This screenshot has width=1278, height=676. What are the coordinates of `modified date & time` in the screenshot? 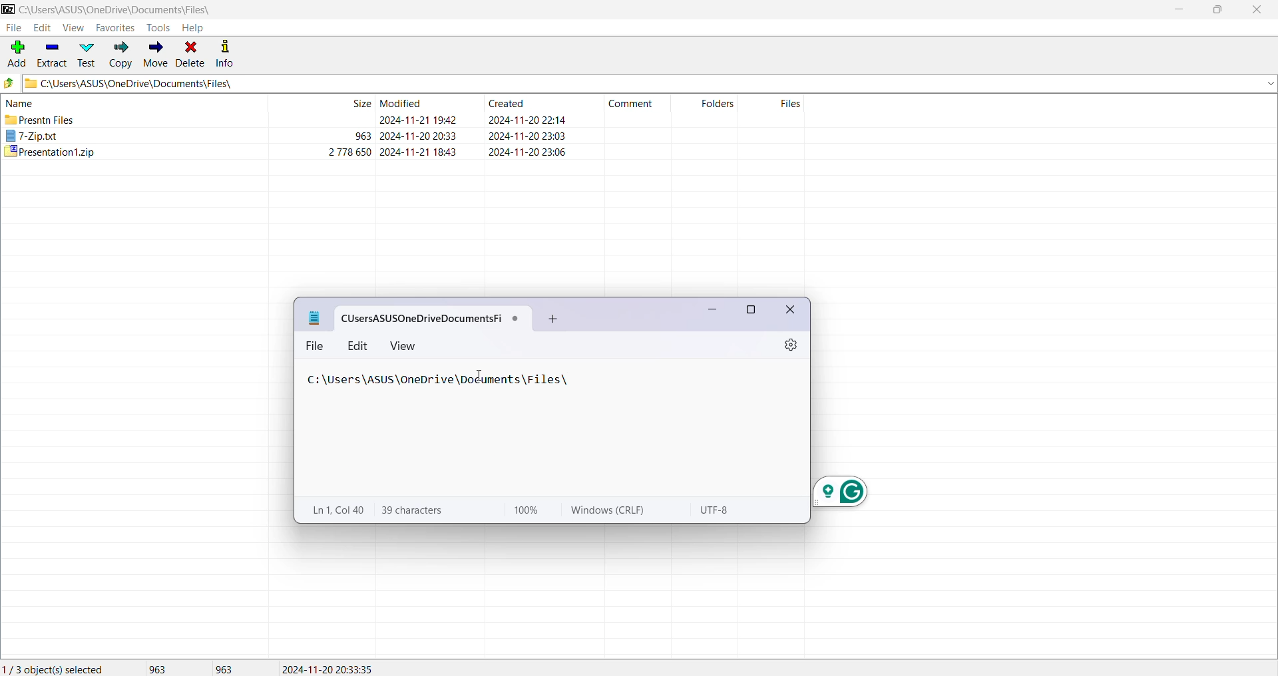 It's located at (419, 136).